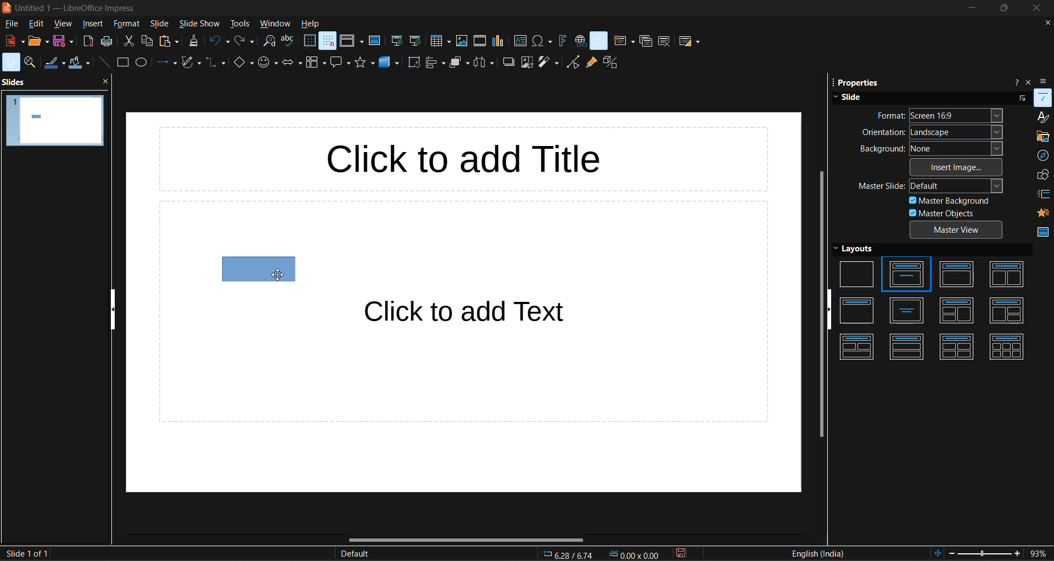 This screenshot has width=1054, height=561. I want to click on ellipse, so click(141, 64).